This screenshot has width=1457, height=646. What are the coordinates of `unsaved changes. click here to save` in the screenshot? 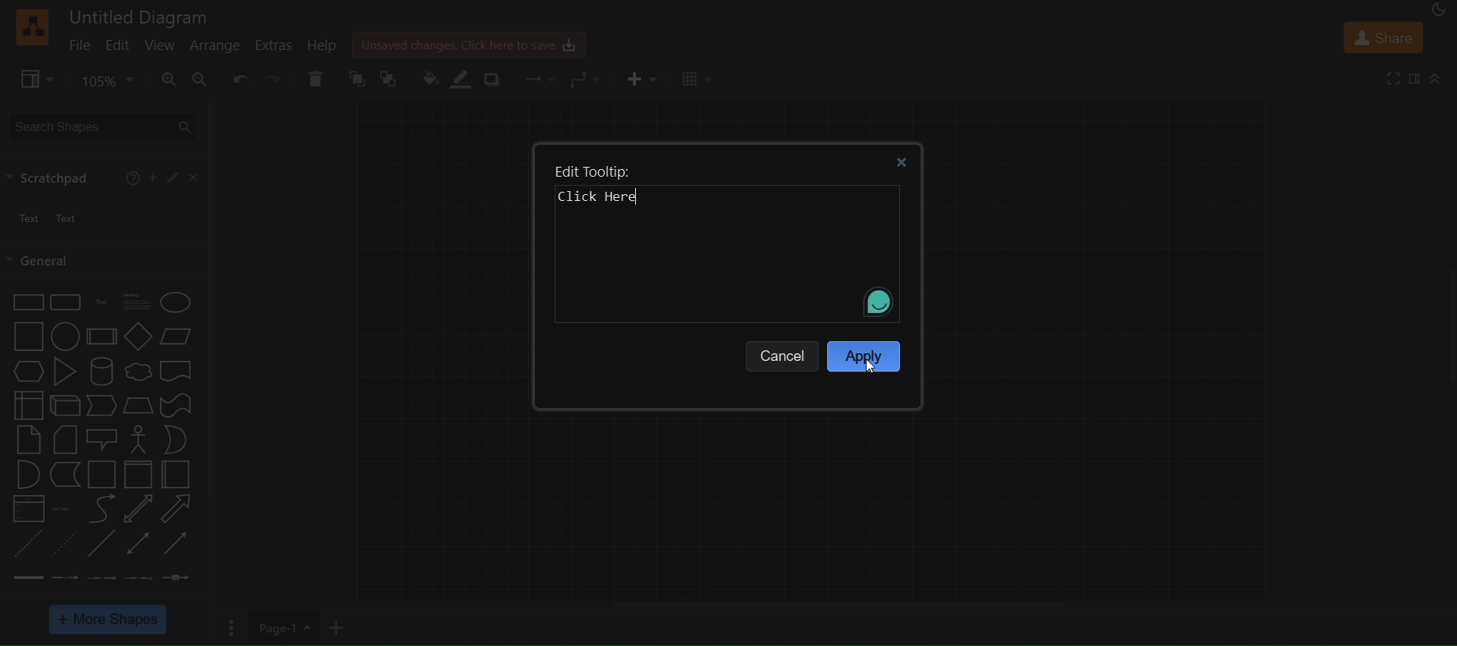 It's located at (466, 42).